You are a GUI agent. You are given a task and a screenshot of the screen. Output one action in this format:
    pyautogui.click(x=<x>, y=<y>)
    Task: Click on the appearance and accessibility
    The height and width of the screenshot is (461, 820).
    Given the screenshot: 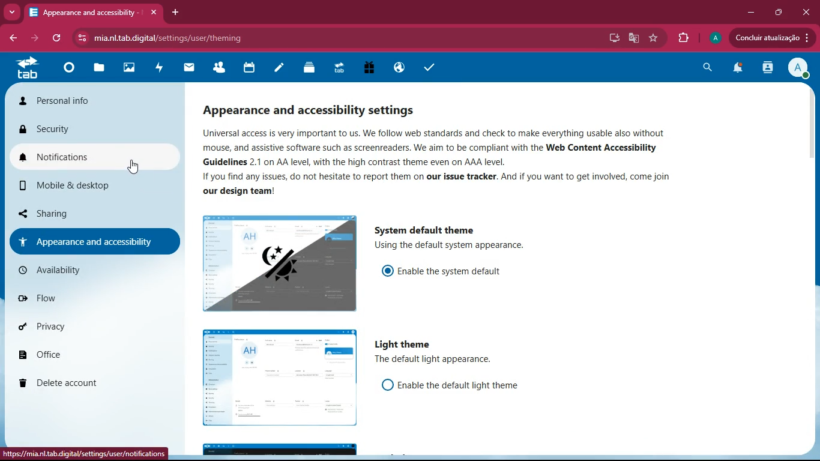 What is the action you would take?
    pyautogui.click(x=94, y=241)
    